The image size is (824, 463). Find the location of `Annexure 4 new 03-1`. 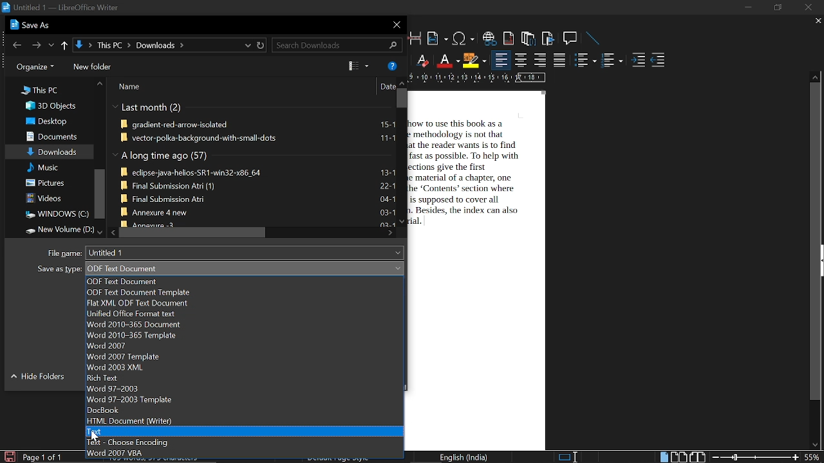

Annexure 4 new 03-1 is located at coordinates (257, 212).